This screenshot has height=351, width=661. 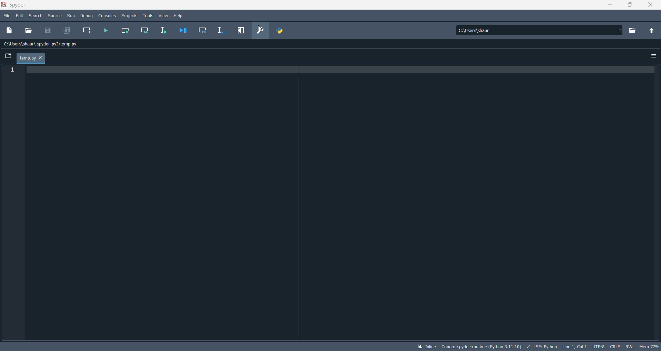 I want to click on new dile, so click(x=10, y=30).